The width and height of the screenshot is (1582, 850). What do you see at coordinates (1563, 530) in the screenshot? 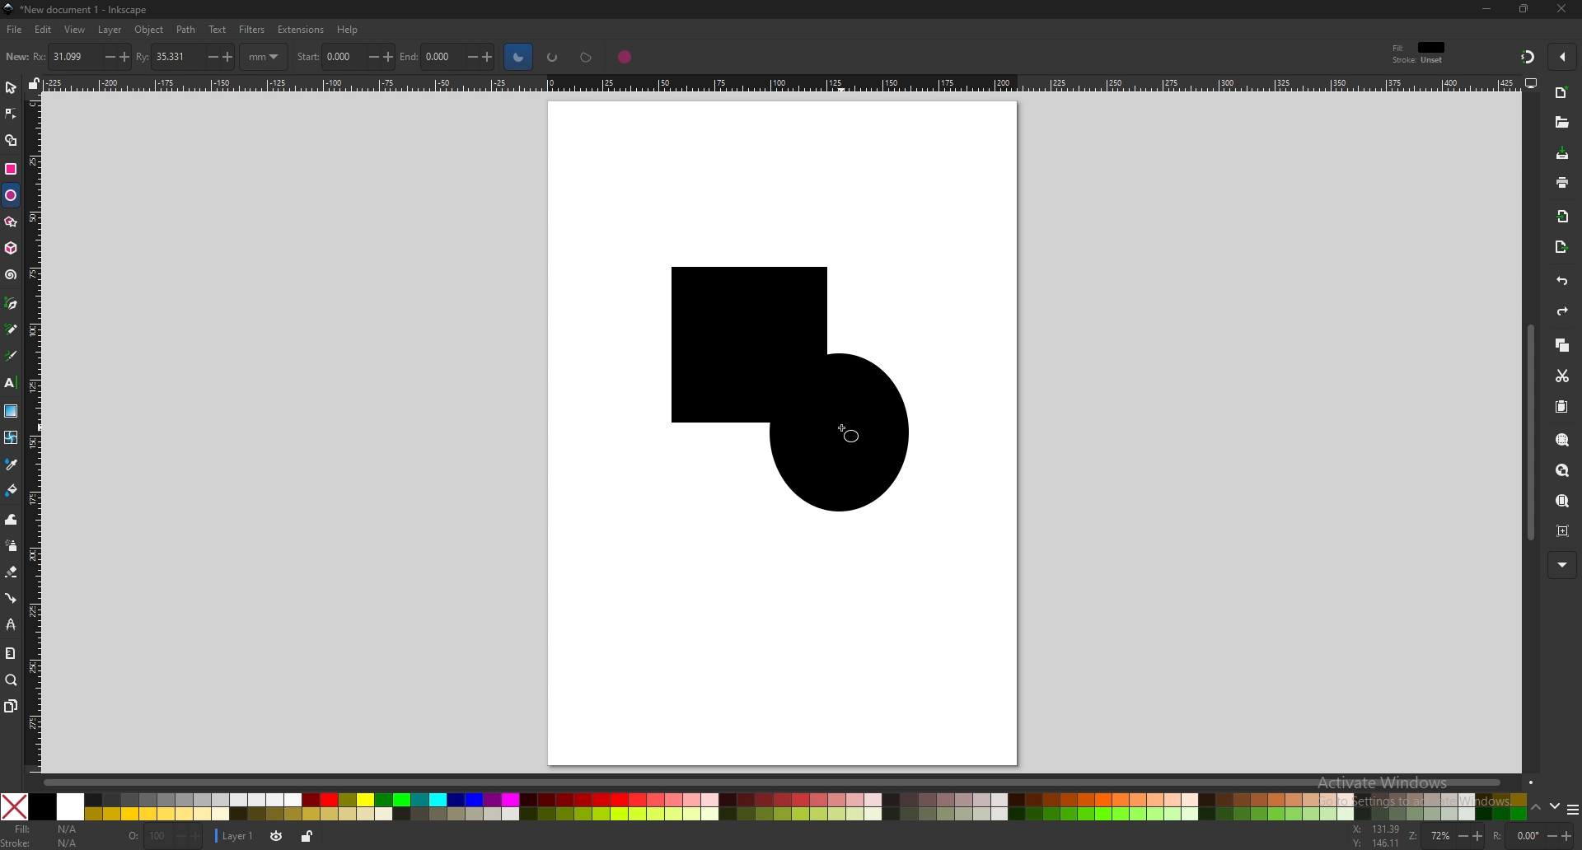
I see `zoom centre` at bounding box center [1563, 530].